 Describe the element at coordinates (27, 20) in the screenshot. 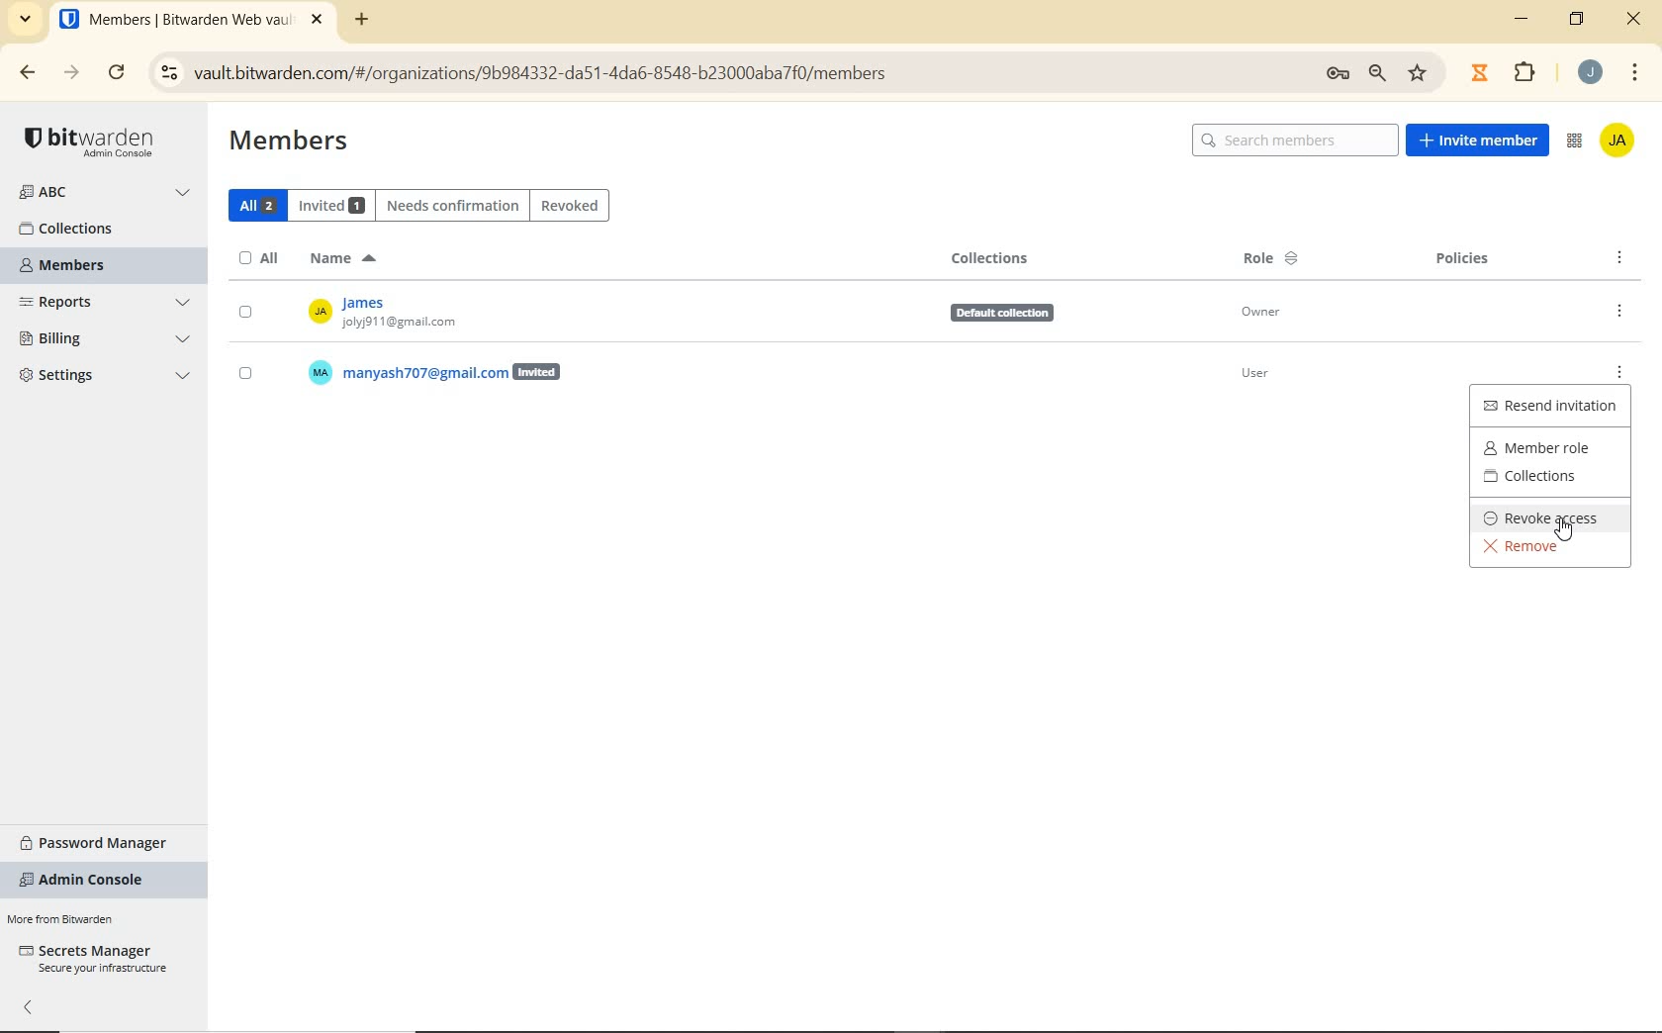

I see `SEARCH TABS` at that location.